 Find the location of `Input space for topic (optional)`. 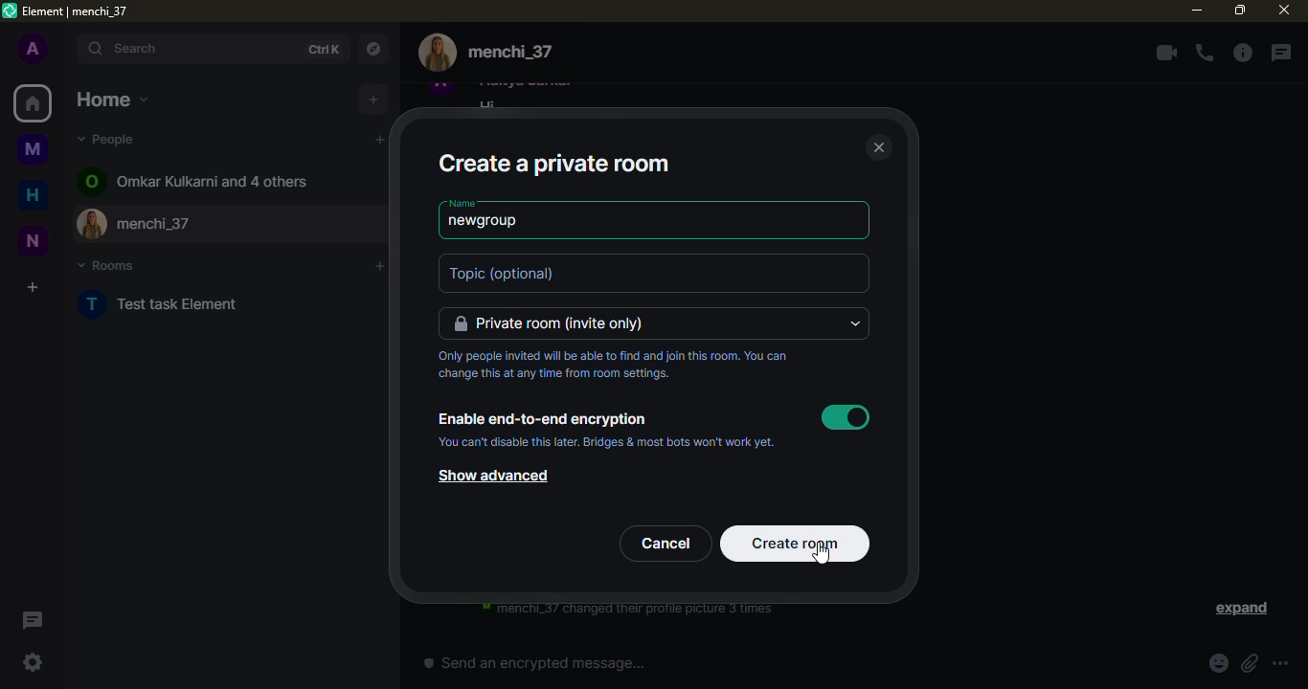

Input space for topic (optional) is located at coordinates (654, 273).